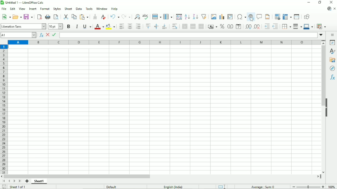 The image size is (337, 189). What do you see at coordinates (87, 26) in the screenshot?
I see `Underline` at bounding box center [87, 26].